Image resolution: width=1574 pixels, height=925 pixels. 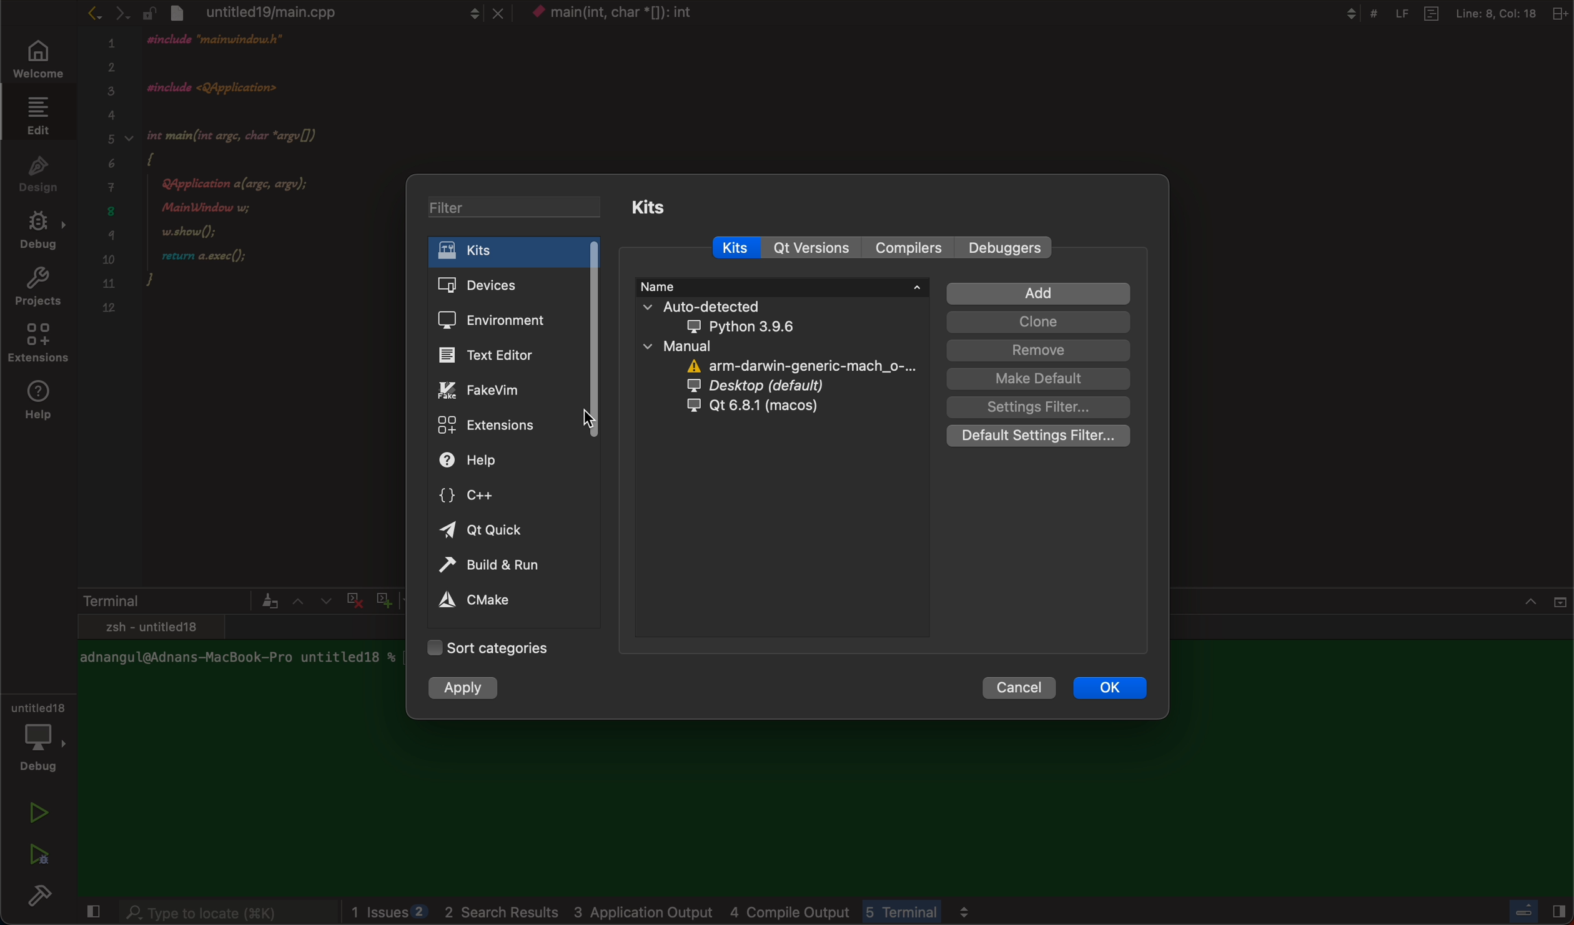 I want to click on close, so click(x=91, y=913).